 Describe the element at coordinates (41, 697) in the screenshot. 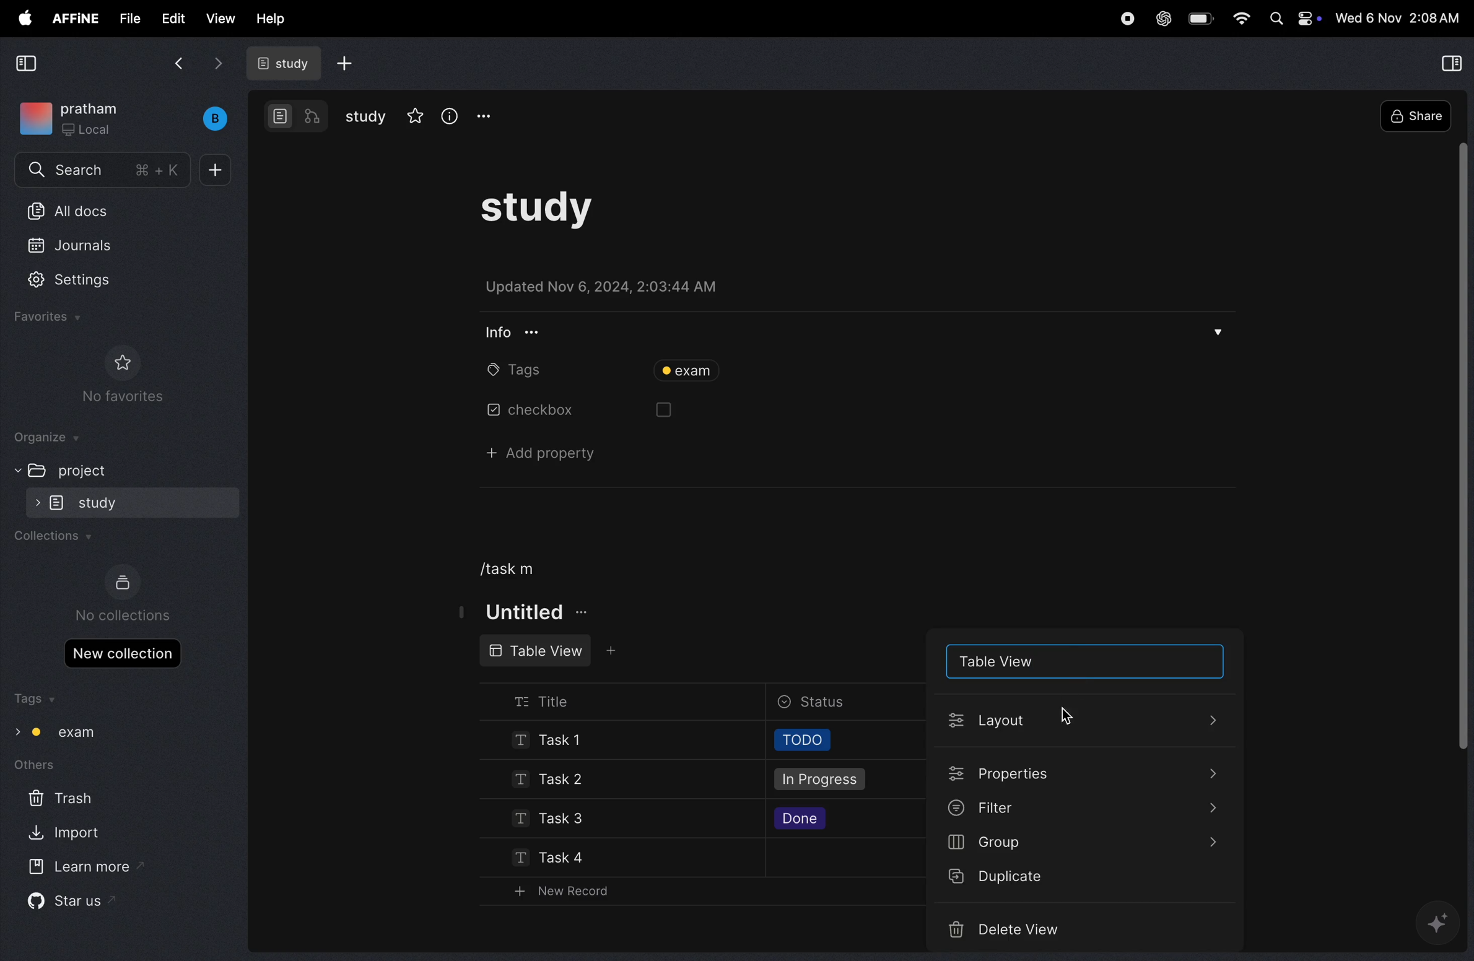

I see `tags` at that location.